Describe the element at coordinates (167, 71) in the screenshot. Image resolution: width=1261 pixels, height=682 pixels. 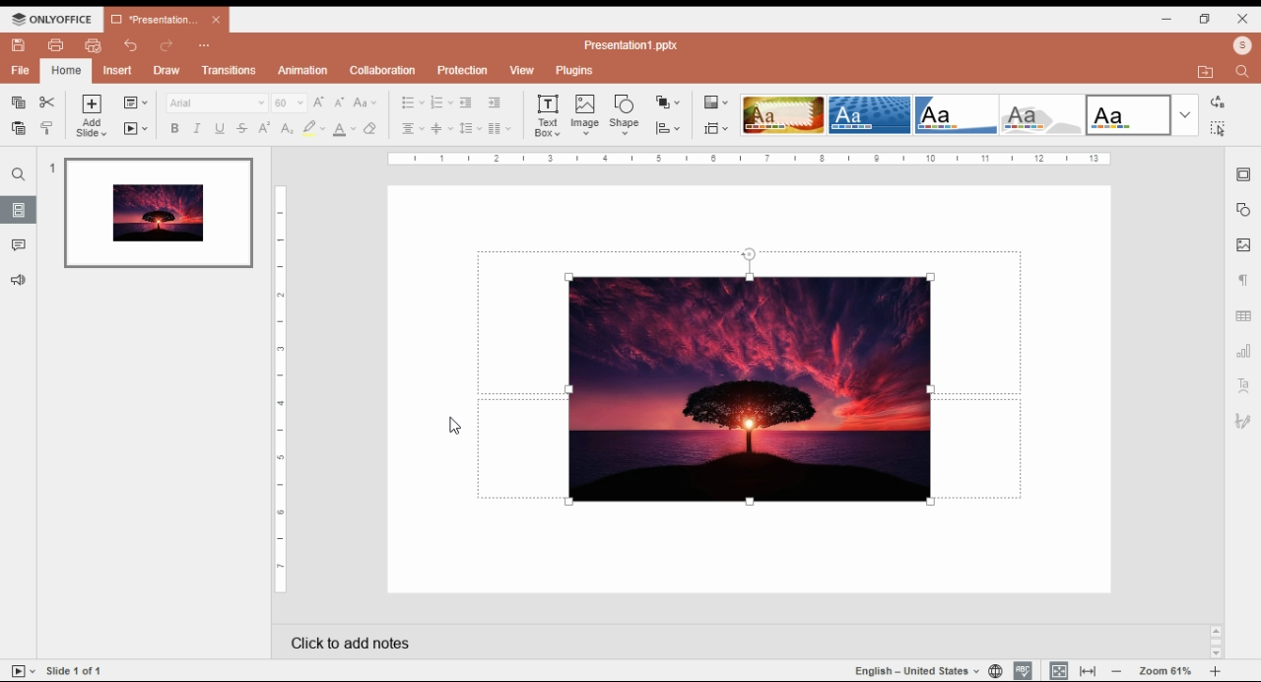
I see `draw` at that location.